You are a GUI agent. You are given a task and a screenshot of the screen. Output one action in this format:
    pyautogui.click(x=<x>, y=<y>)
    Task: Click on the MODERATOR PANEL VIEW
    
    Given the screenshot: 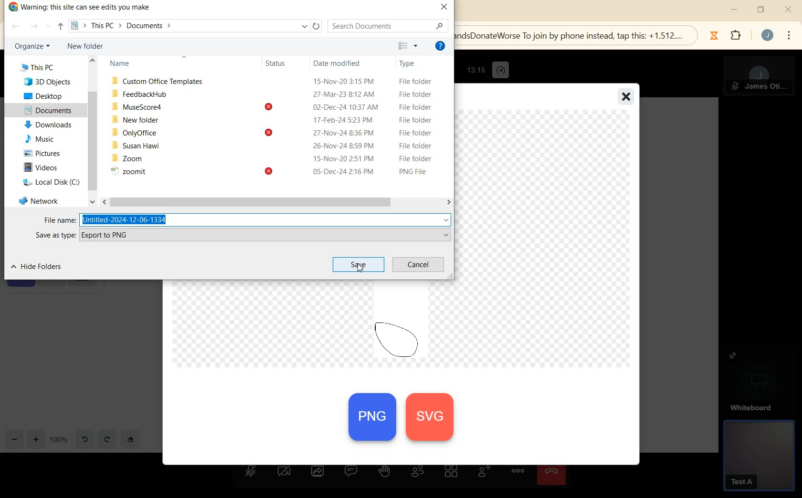 What is the action you would take?
    pyautogui.click(x=763, y=76)
    